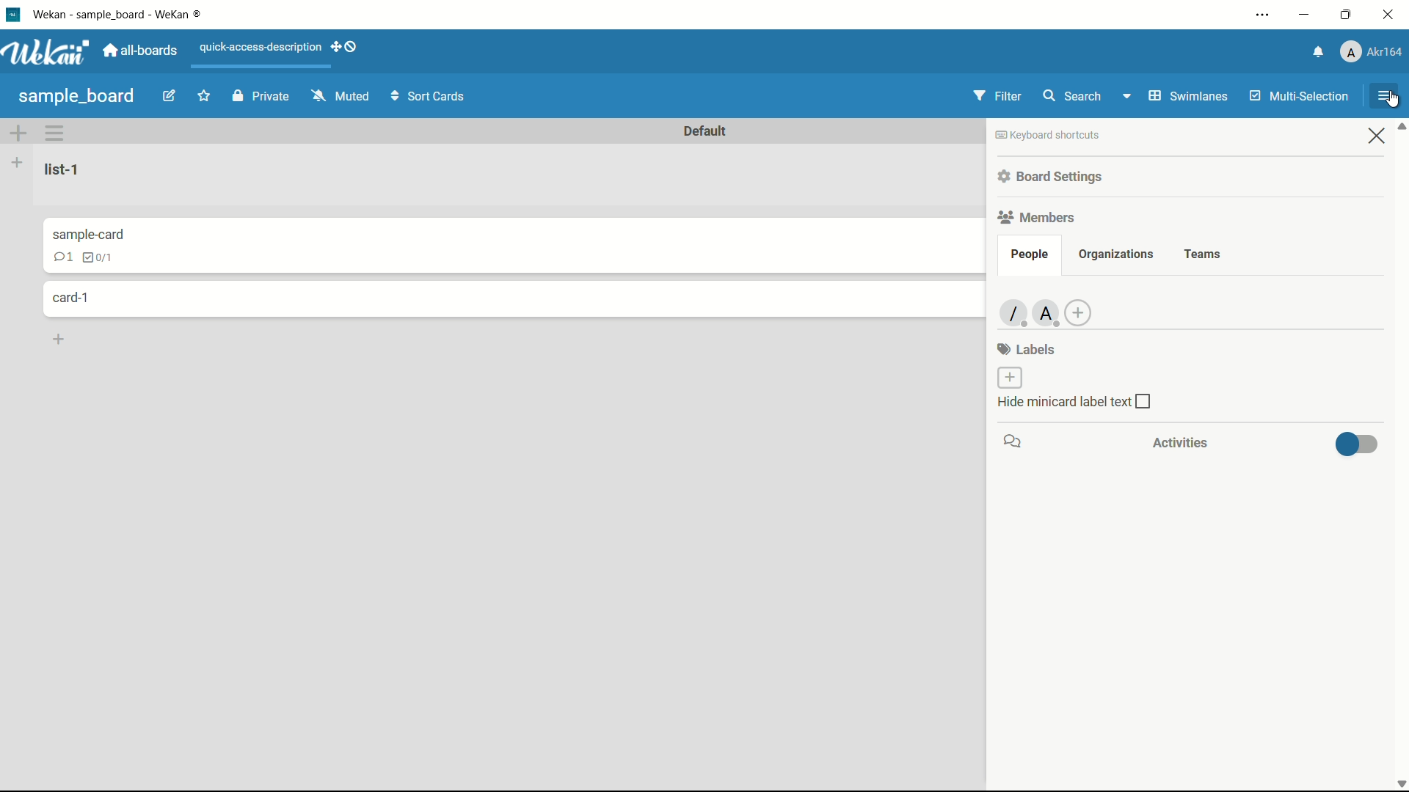 The width and height of the screenshot is (1409, 792). I want to click on card-1, so click(78, 297).